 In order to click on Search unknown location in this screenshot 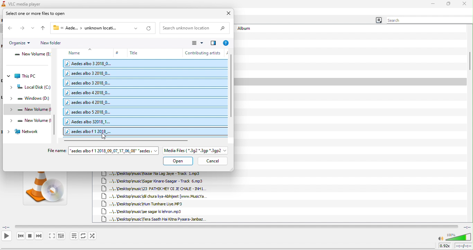, I will do `click(195, 28)`.